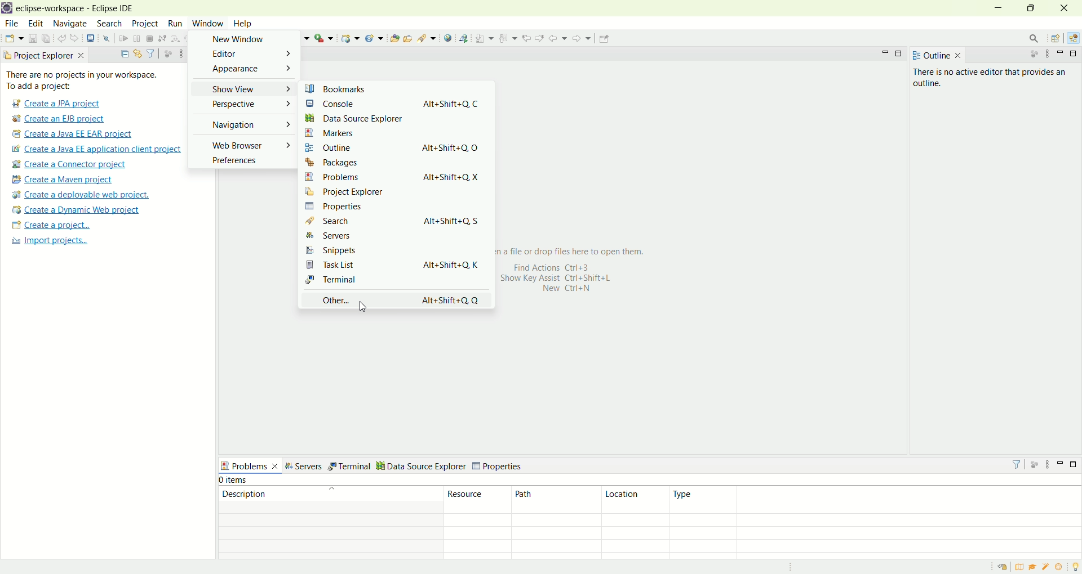  What do you see at coordinates (354, 118) in the screenshot?
I see `data source explorer` at bounding box center [354, 118].